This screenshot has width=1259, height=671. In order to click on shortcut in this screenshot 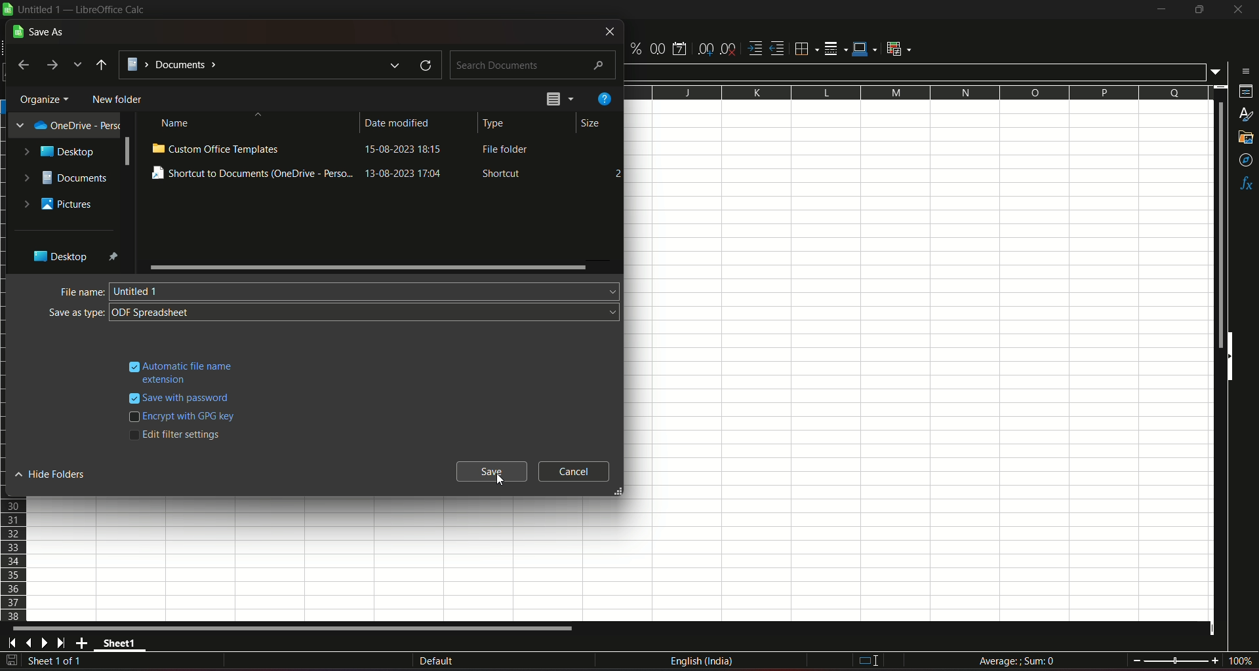, I will do `click(503, 174)`.